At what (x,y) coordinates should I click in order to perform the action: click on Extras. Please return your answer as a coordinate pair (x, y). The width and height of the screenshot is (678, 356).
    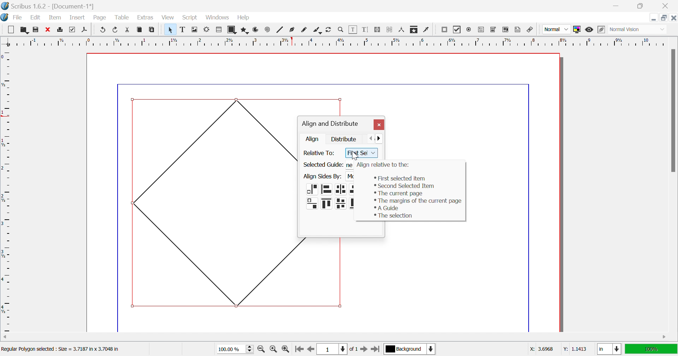
    Looking at the image, I should click on (145, 18).